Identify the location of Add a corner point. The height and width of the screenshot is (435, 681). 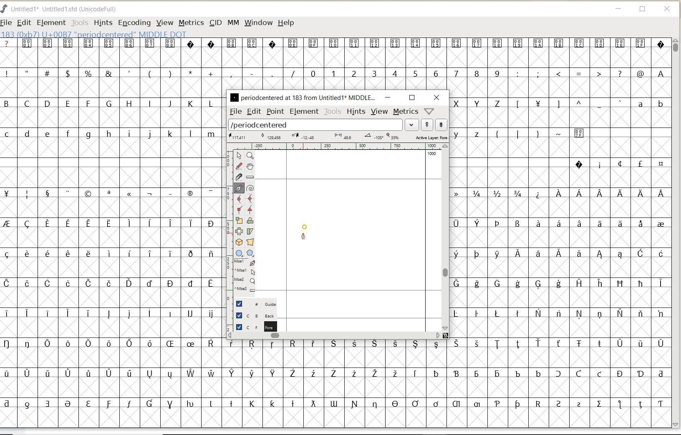
(239, 209).